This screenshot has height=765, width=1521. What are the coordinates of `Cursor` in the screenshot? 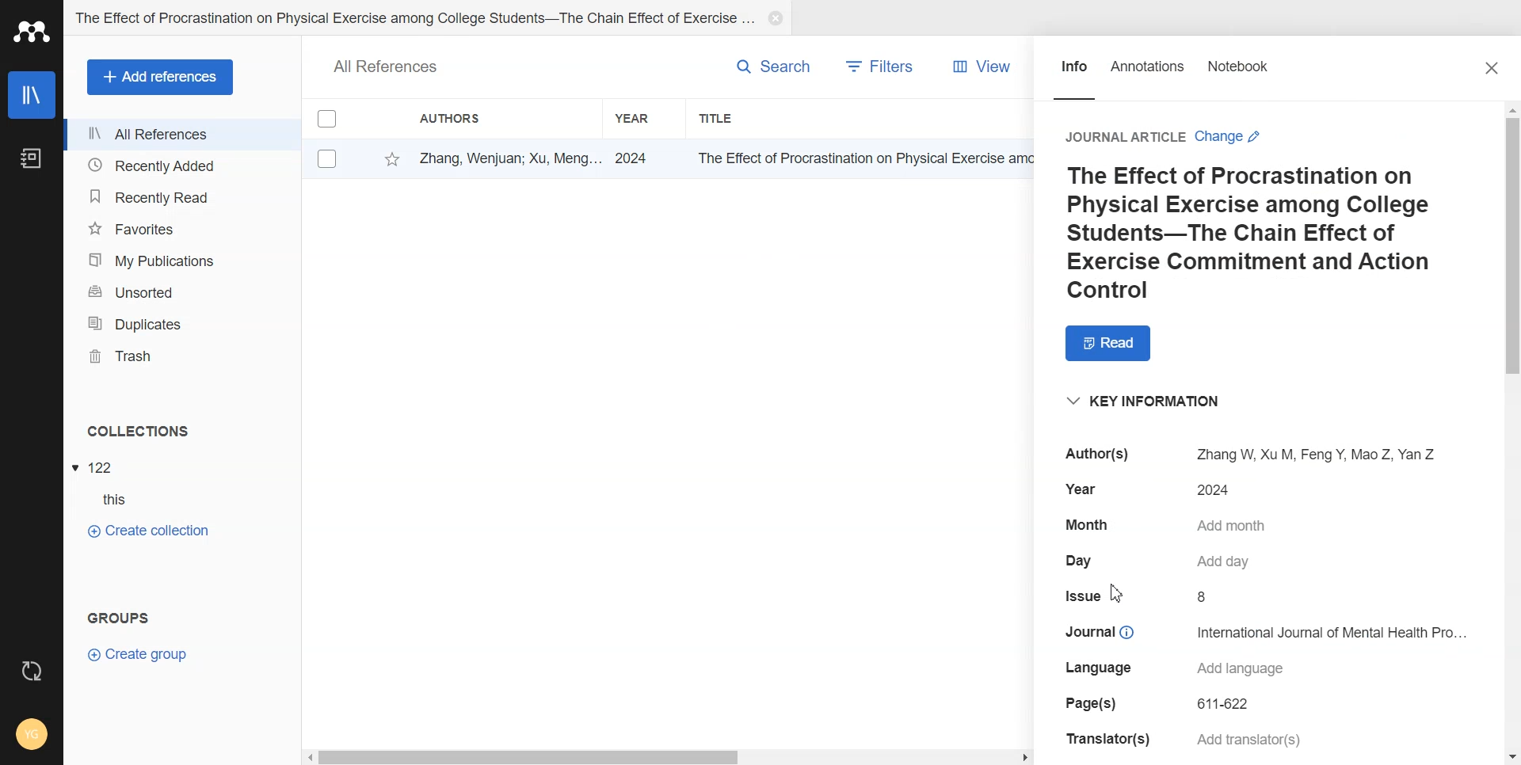 It's located at (1120, 593).